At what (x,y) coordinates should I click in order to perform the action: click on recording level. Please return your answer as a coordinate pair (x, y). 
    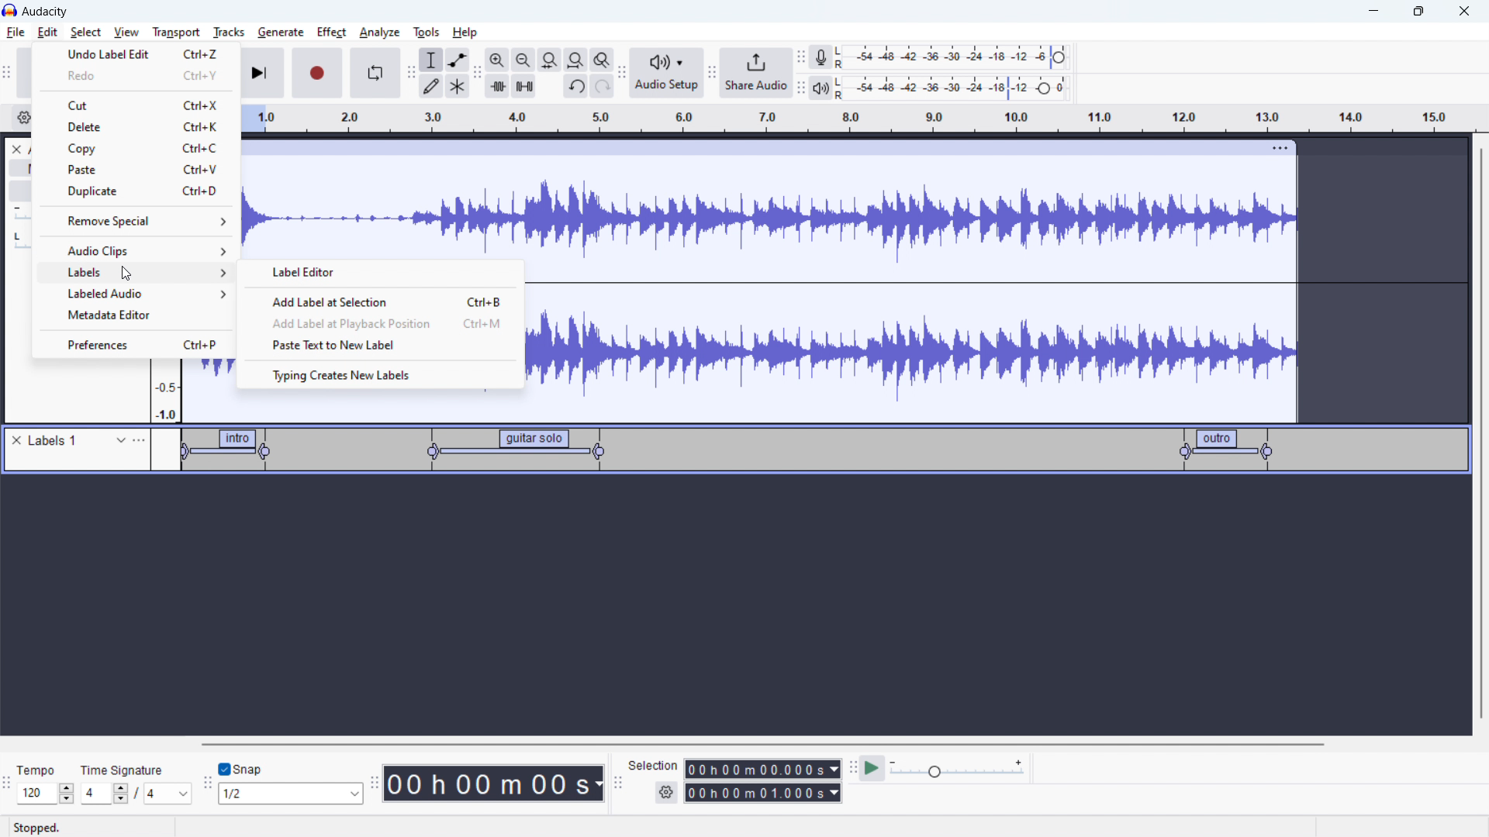
    Looking at the image, I should click on (962, 57).